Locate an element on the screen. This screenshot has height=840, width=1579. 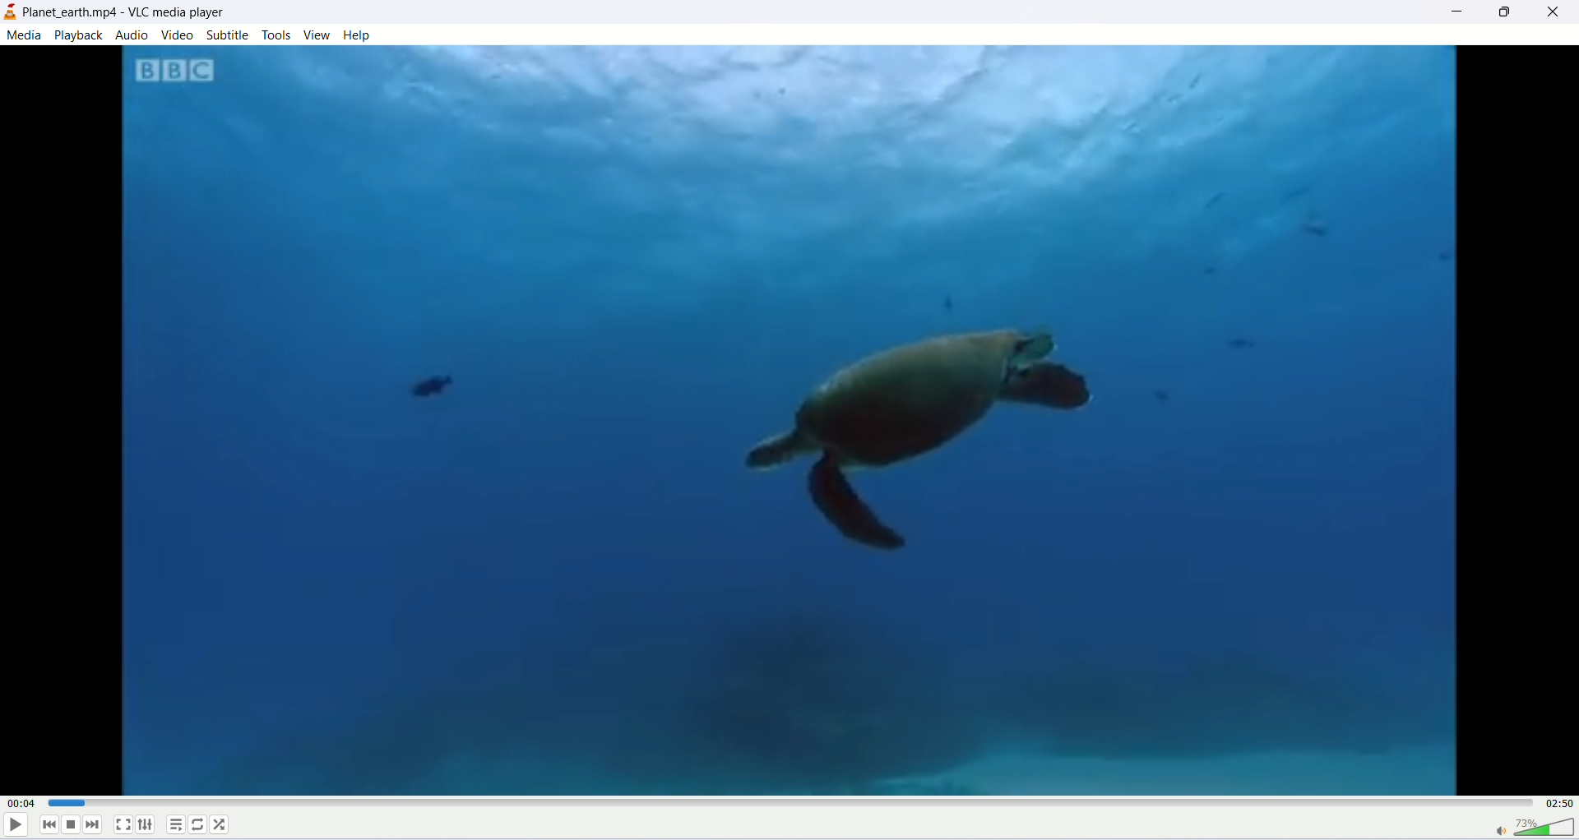
help is located at coordinates (359, 35).